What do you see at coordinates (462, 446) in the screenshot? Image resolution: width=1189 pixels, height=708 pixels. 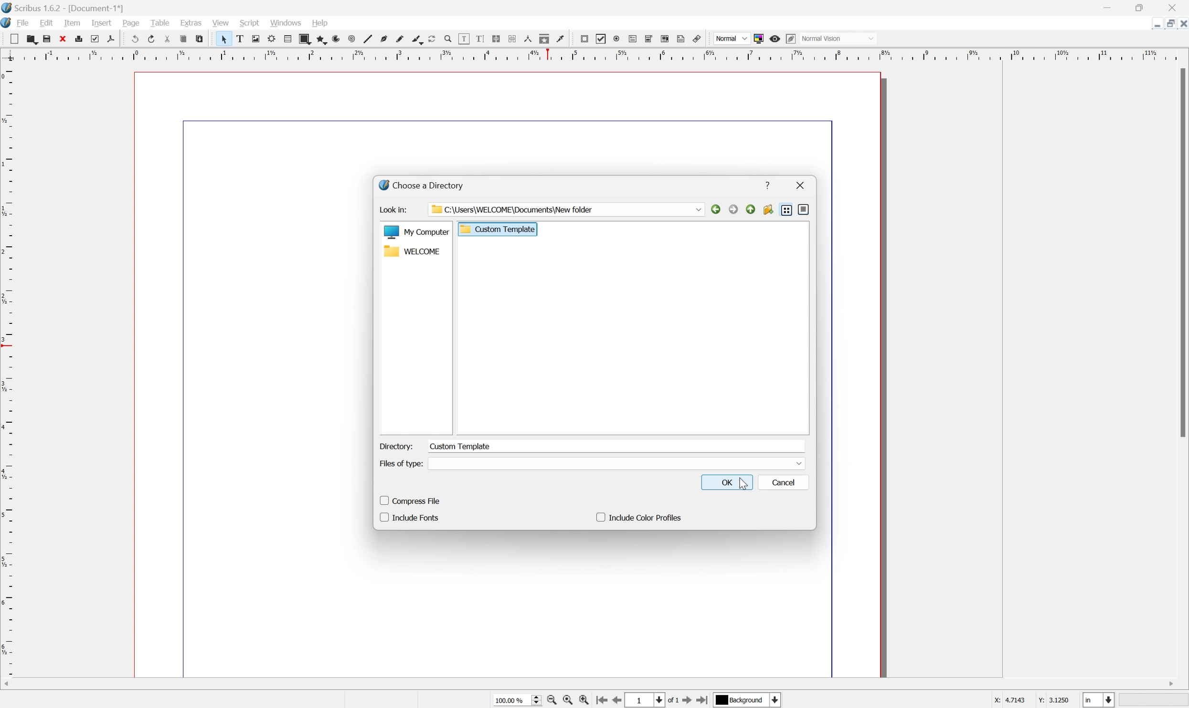 I see `Custom Template` at bounding box center [462, 446].